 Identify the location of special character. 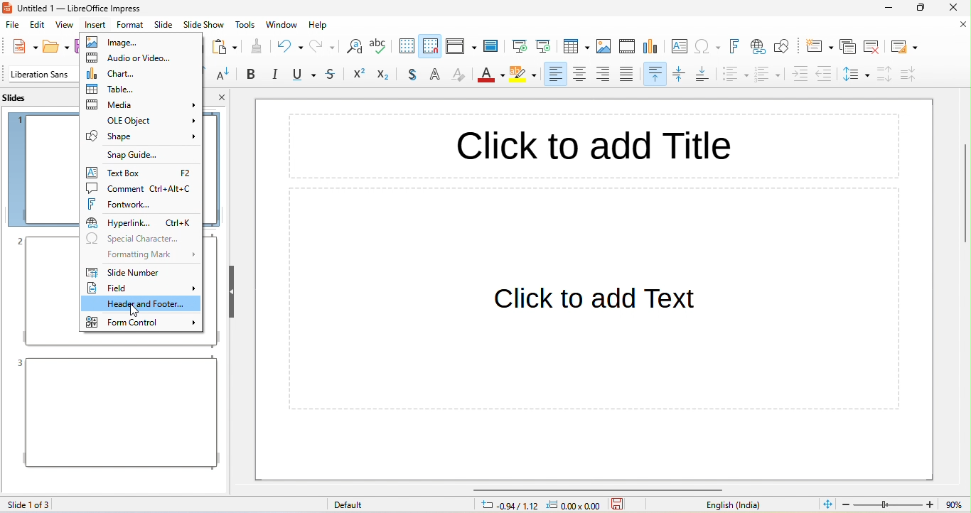
(136, 239).